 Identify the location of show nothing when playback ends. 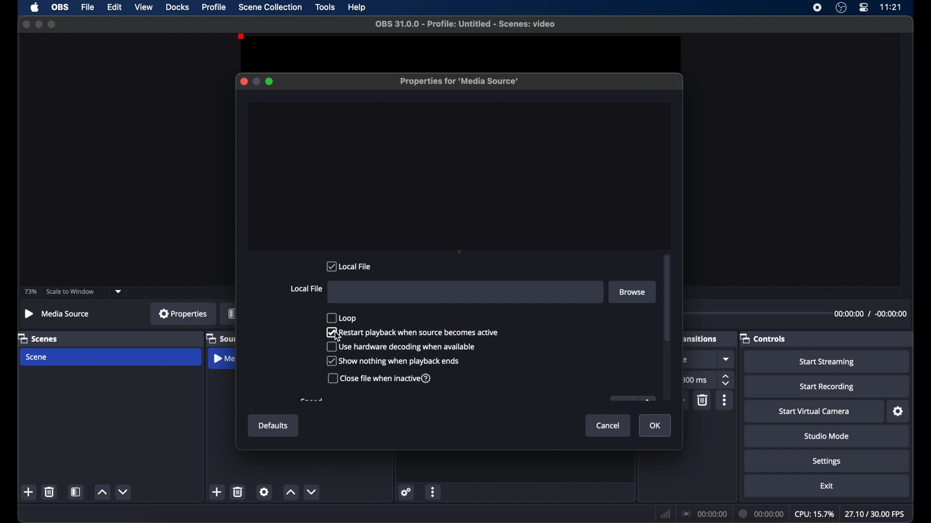
(393, 361).